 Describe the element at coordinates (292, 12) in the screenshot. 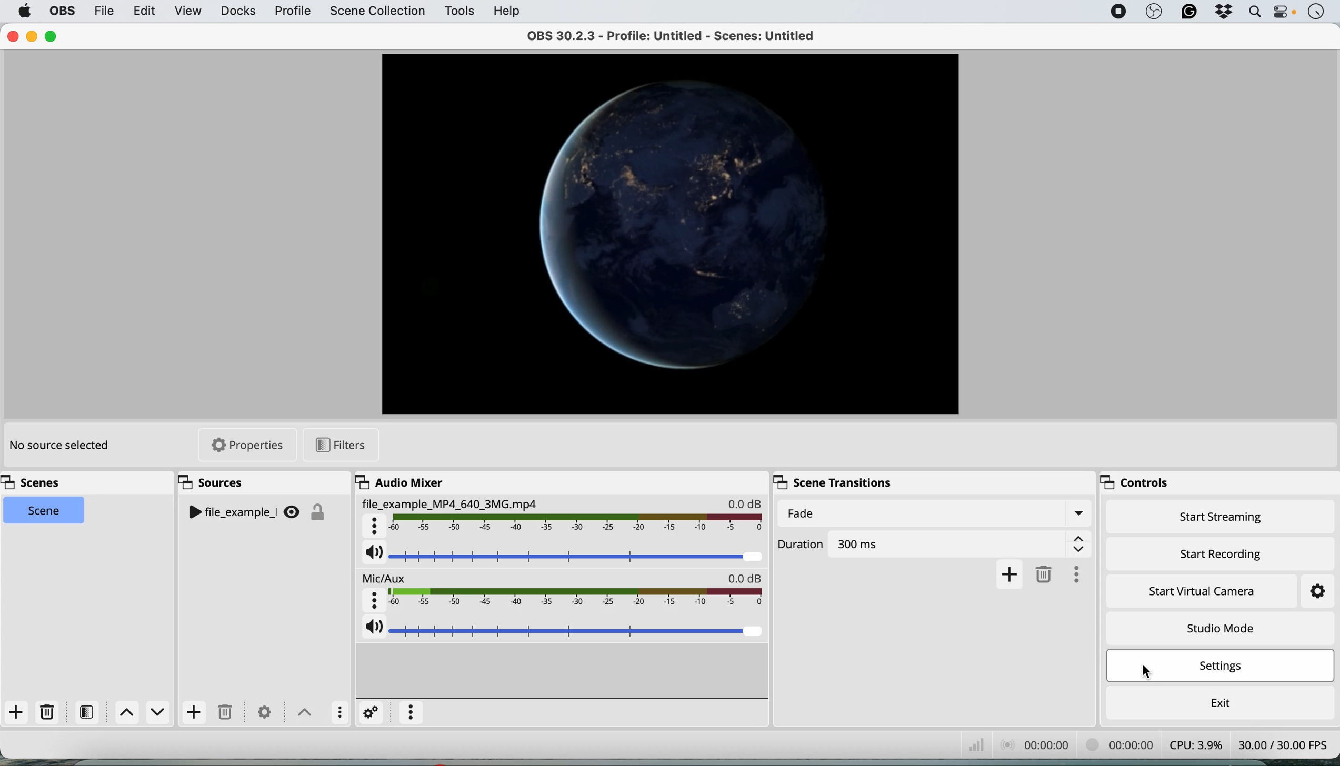

I see `profile` at that location.